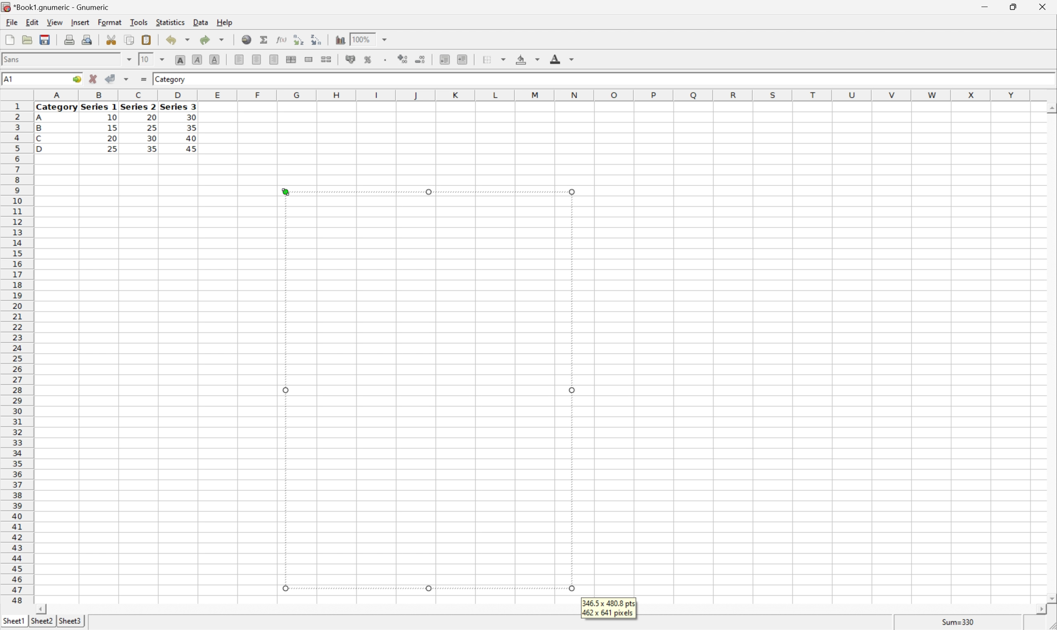 The width and height of the screenshot is (1057, 630). What do you see at coordinates (146, 39) in the screenshot?
I see `Paste clipboard` at bounding box center [146, 39].